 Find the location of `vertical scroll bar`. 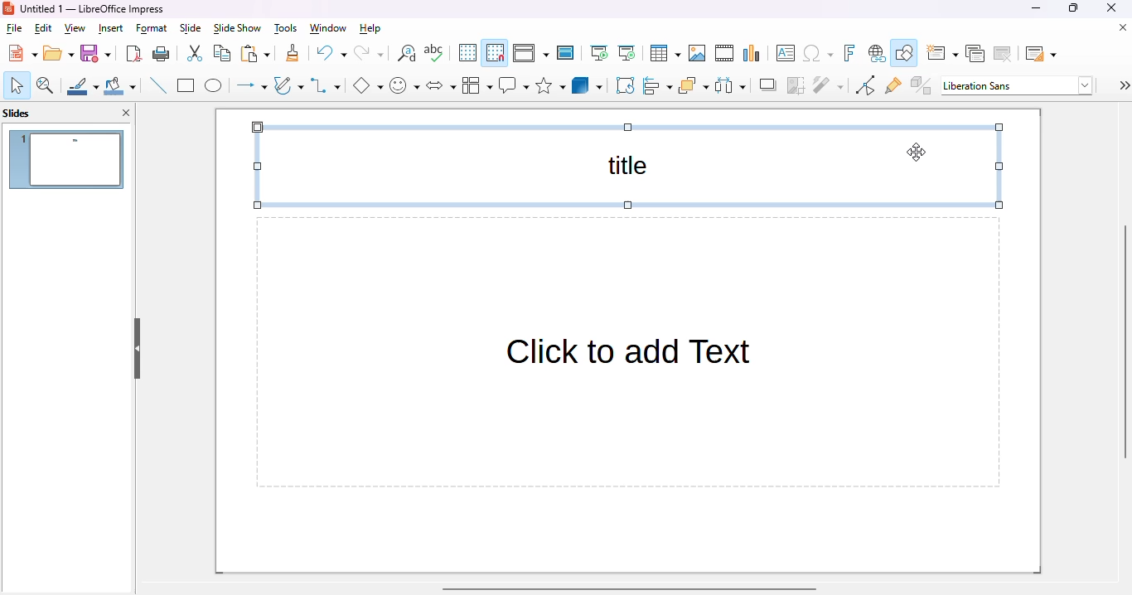

vertical scroll bar is located at coordinates (1125, 341).